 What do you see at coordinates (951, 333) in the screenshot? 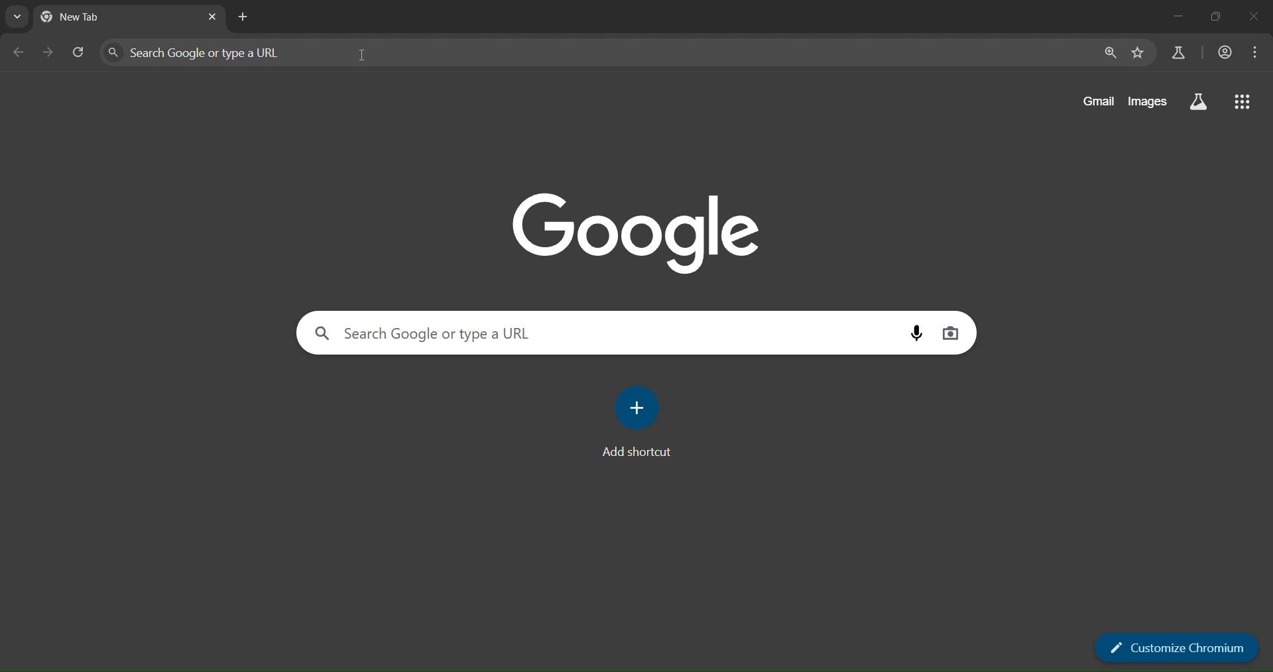
I see `image search` at bounding box center [951, 333].